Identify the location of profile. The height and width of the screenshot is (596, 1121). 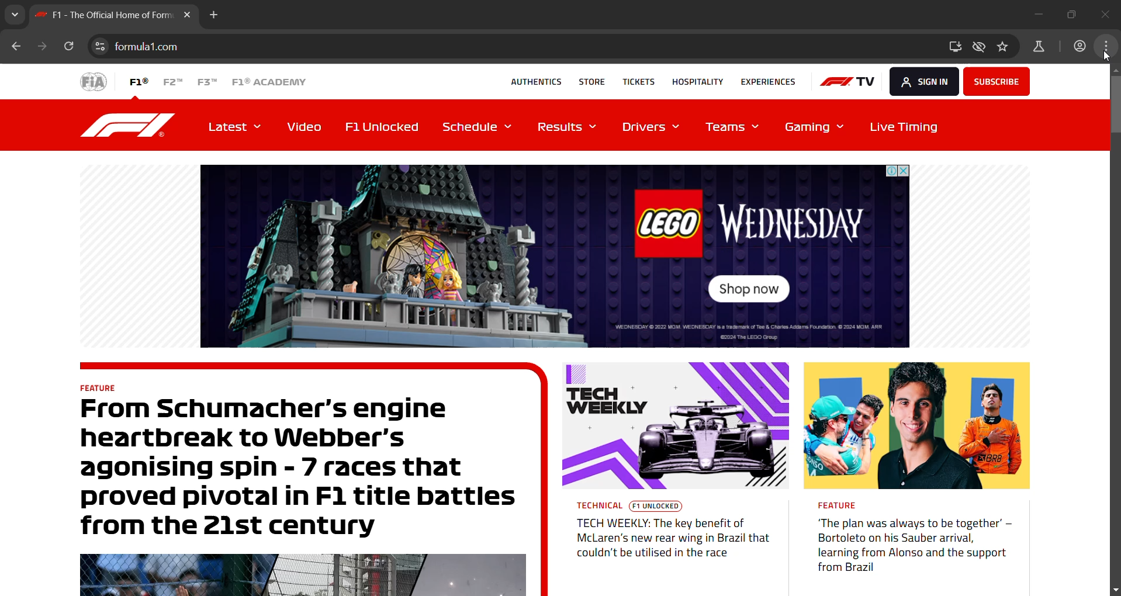
(1082, 47).